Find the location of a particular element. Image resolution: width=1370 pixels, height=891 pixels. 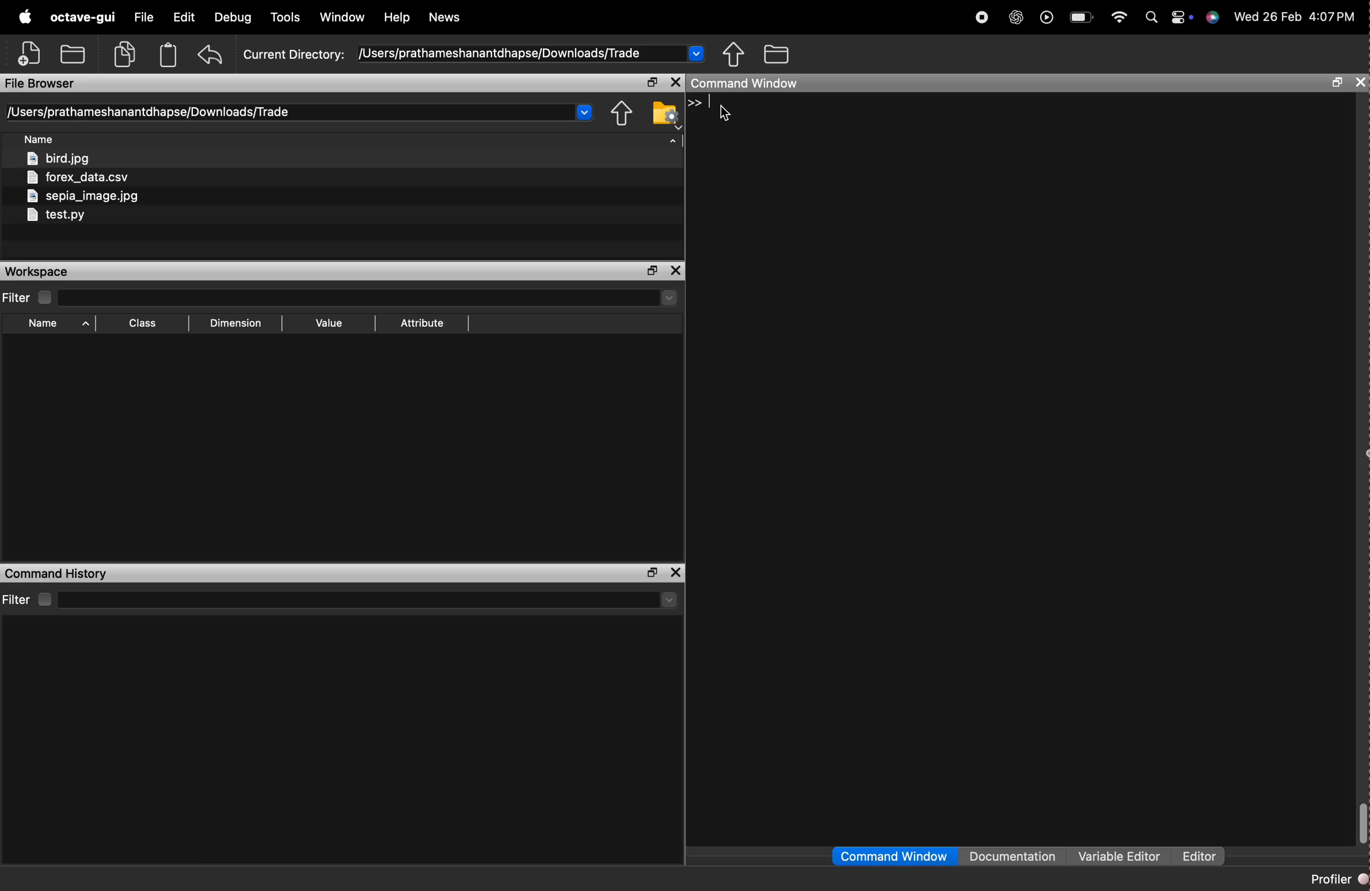

wifi is located at coordinates (1120, 18).